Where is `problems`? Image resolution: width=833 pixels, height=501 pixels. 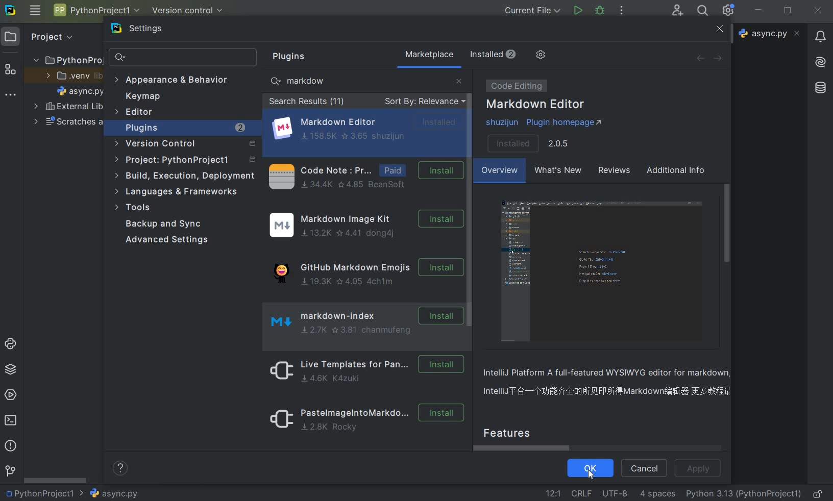
problems is located at coordinates (10, 446).